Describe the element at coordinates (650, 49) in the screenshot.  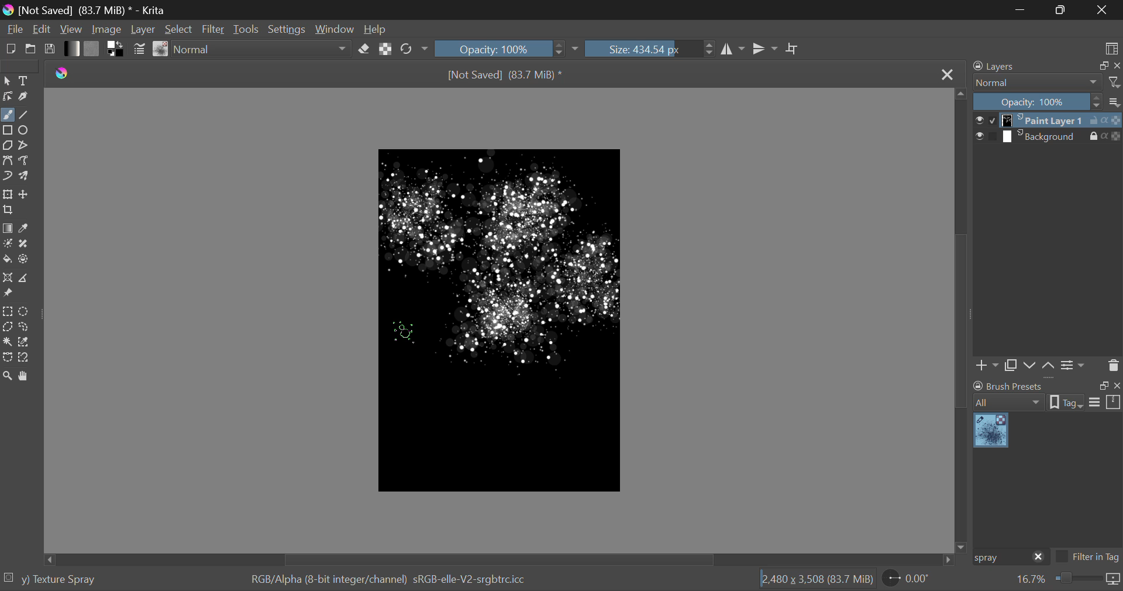
I see `Brush Size` at that location.